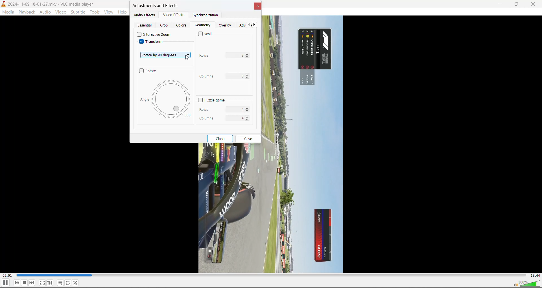 The height and width of the screenshot is (288, 542). Describe the element at coordinates (25, 283) in the screenshot. I see `stop` at that location.